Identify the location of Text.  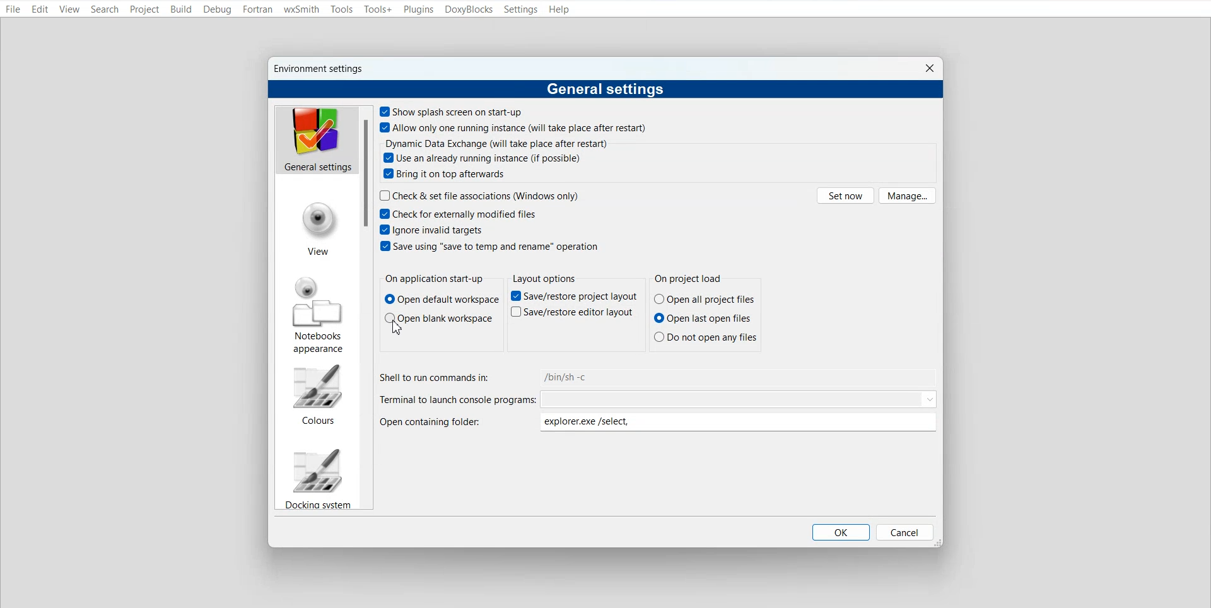
(434, 279).